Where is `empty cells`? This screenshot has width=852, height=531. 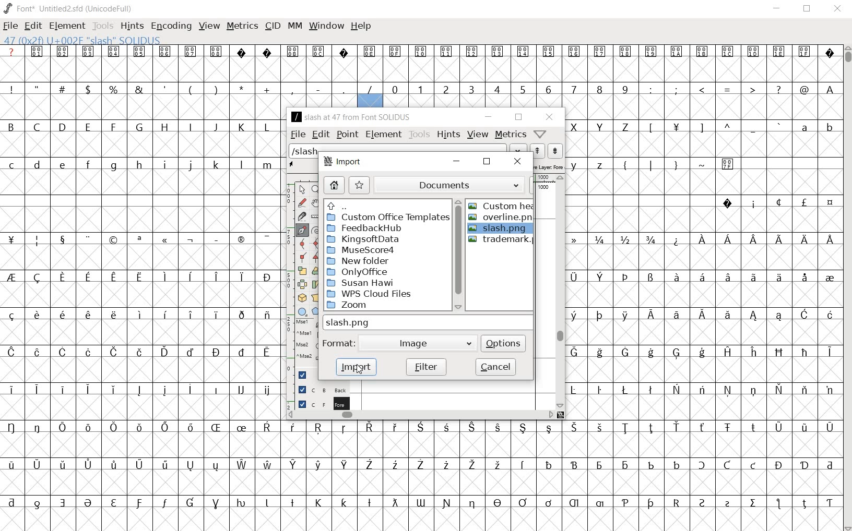
empty cells is located at coordinates (704, 295).